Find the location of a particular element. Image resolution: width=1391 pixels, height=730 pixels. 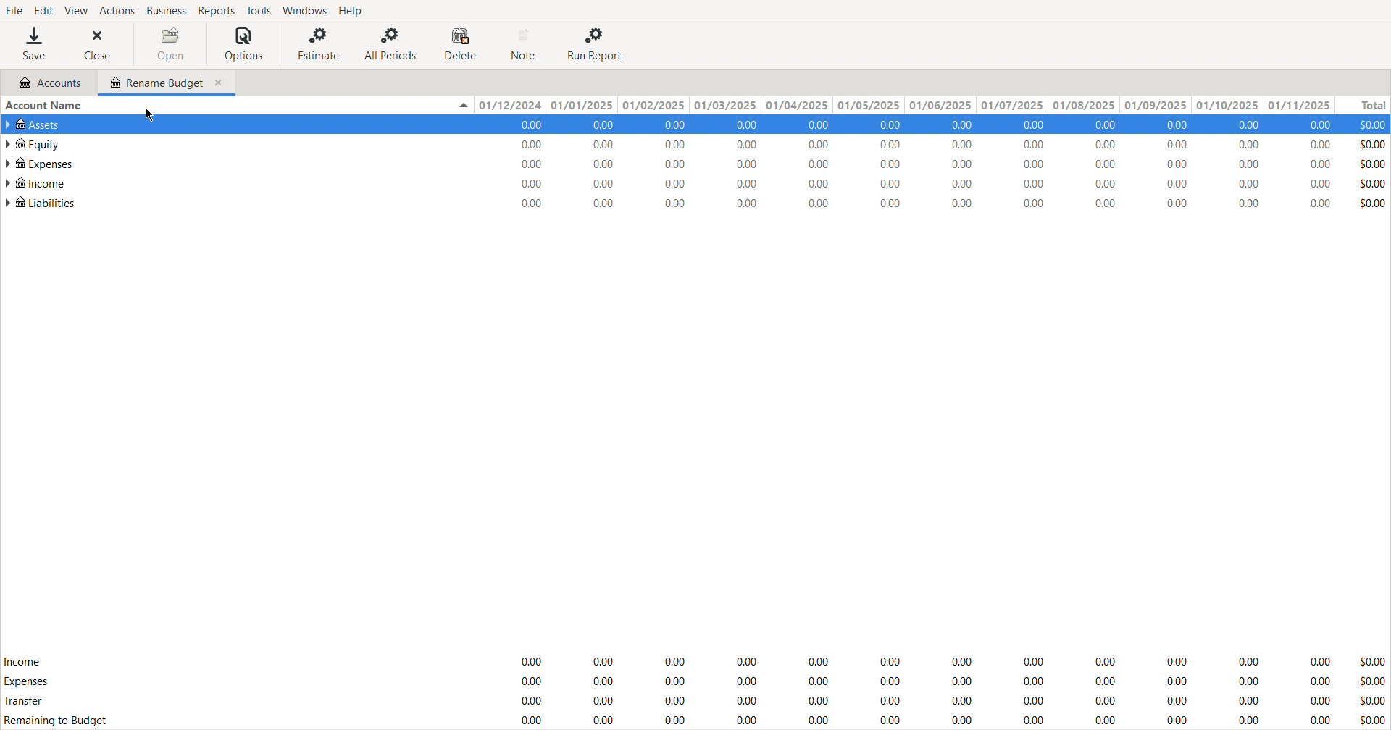

Edit is located at coordinates (41, 9).